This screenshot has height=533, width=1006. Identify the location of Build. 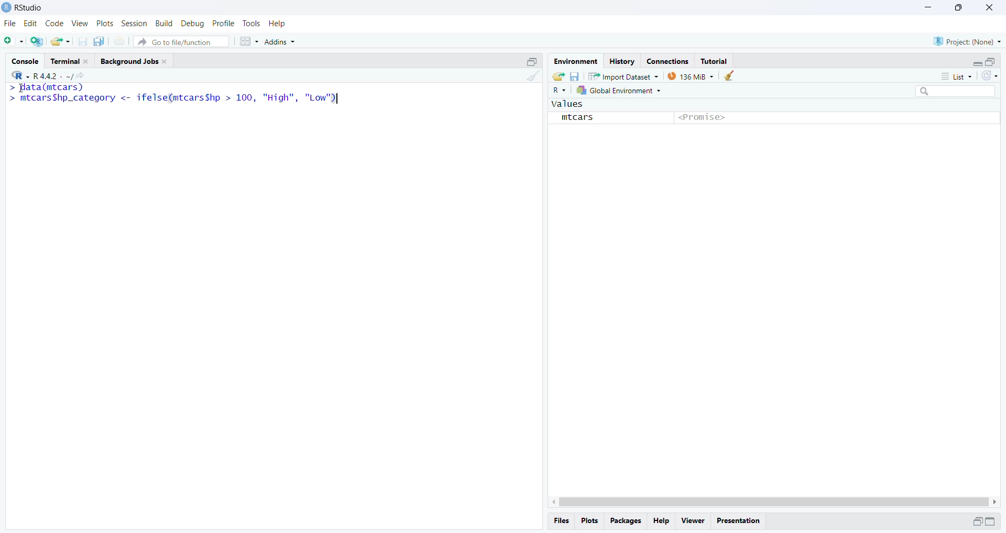
(165, 24).